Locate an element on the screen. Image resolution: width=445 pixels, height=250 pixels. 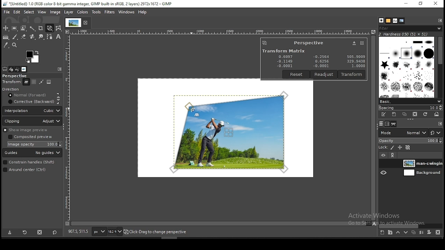
zoom status is located at coordinates (115, 231).